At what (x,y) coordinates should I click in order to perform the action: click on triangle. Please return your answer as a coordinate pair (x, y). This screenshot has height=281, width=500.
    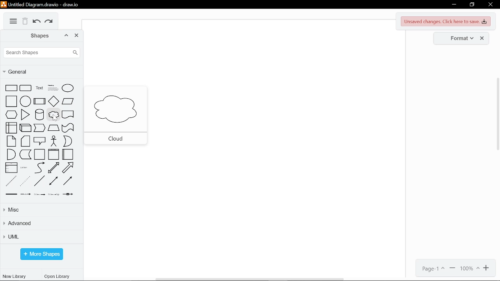
    Looking at the image, I should click on (25, 114).